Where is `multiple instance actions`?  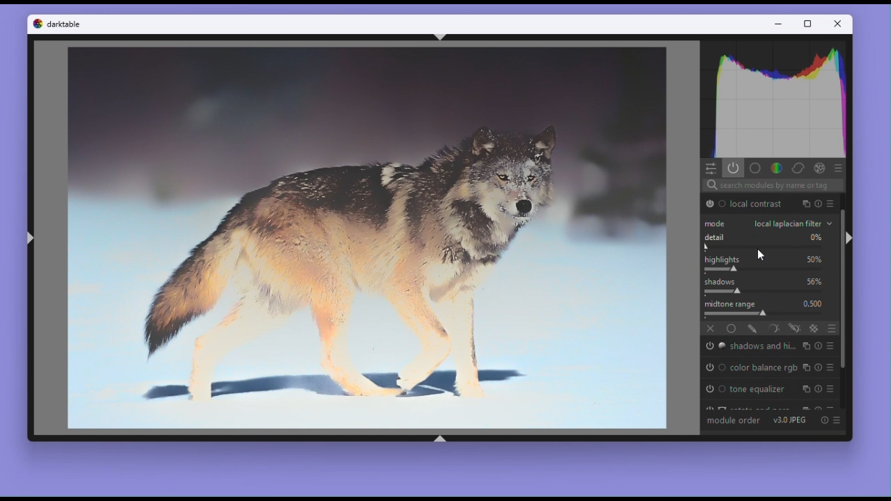 multiple instance actions is located at coordinates (807, 204).